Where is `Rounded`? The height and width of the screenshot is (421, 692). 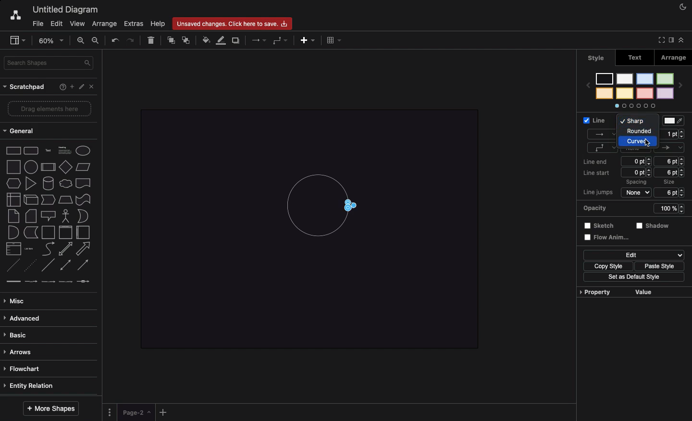
Rounded is located at coordinates (642, 132).